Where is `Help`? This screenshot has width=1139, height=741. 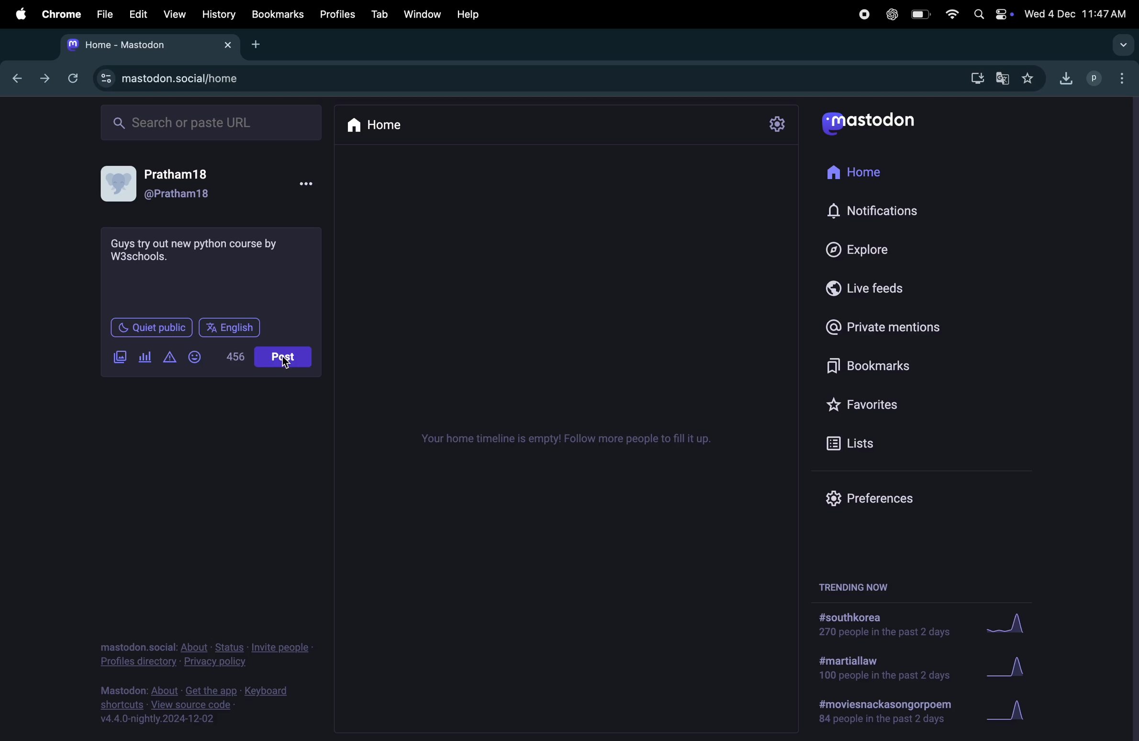
Help is located at coordinates (471, 14).